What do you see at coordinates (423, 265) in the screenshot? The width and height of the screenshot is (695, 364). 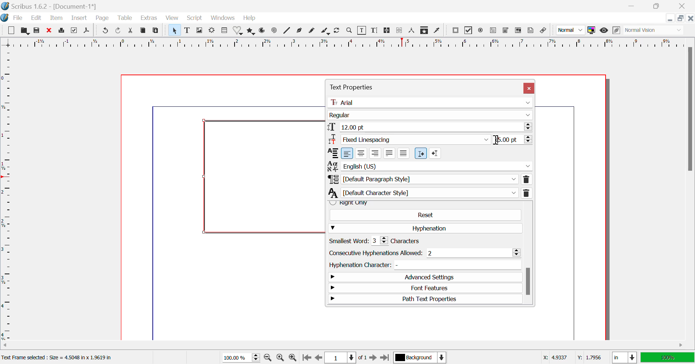 I see `Hyphenation Character` at bounding box center [423, 265].